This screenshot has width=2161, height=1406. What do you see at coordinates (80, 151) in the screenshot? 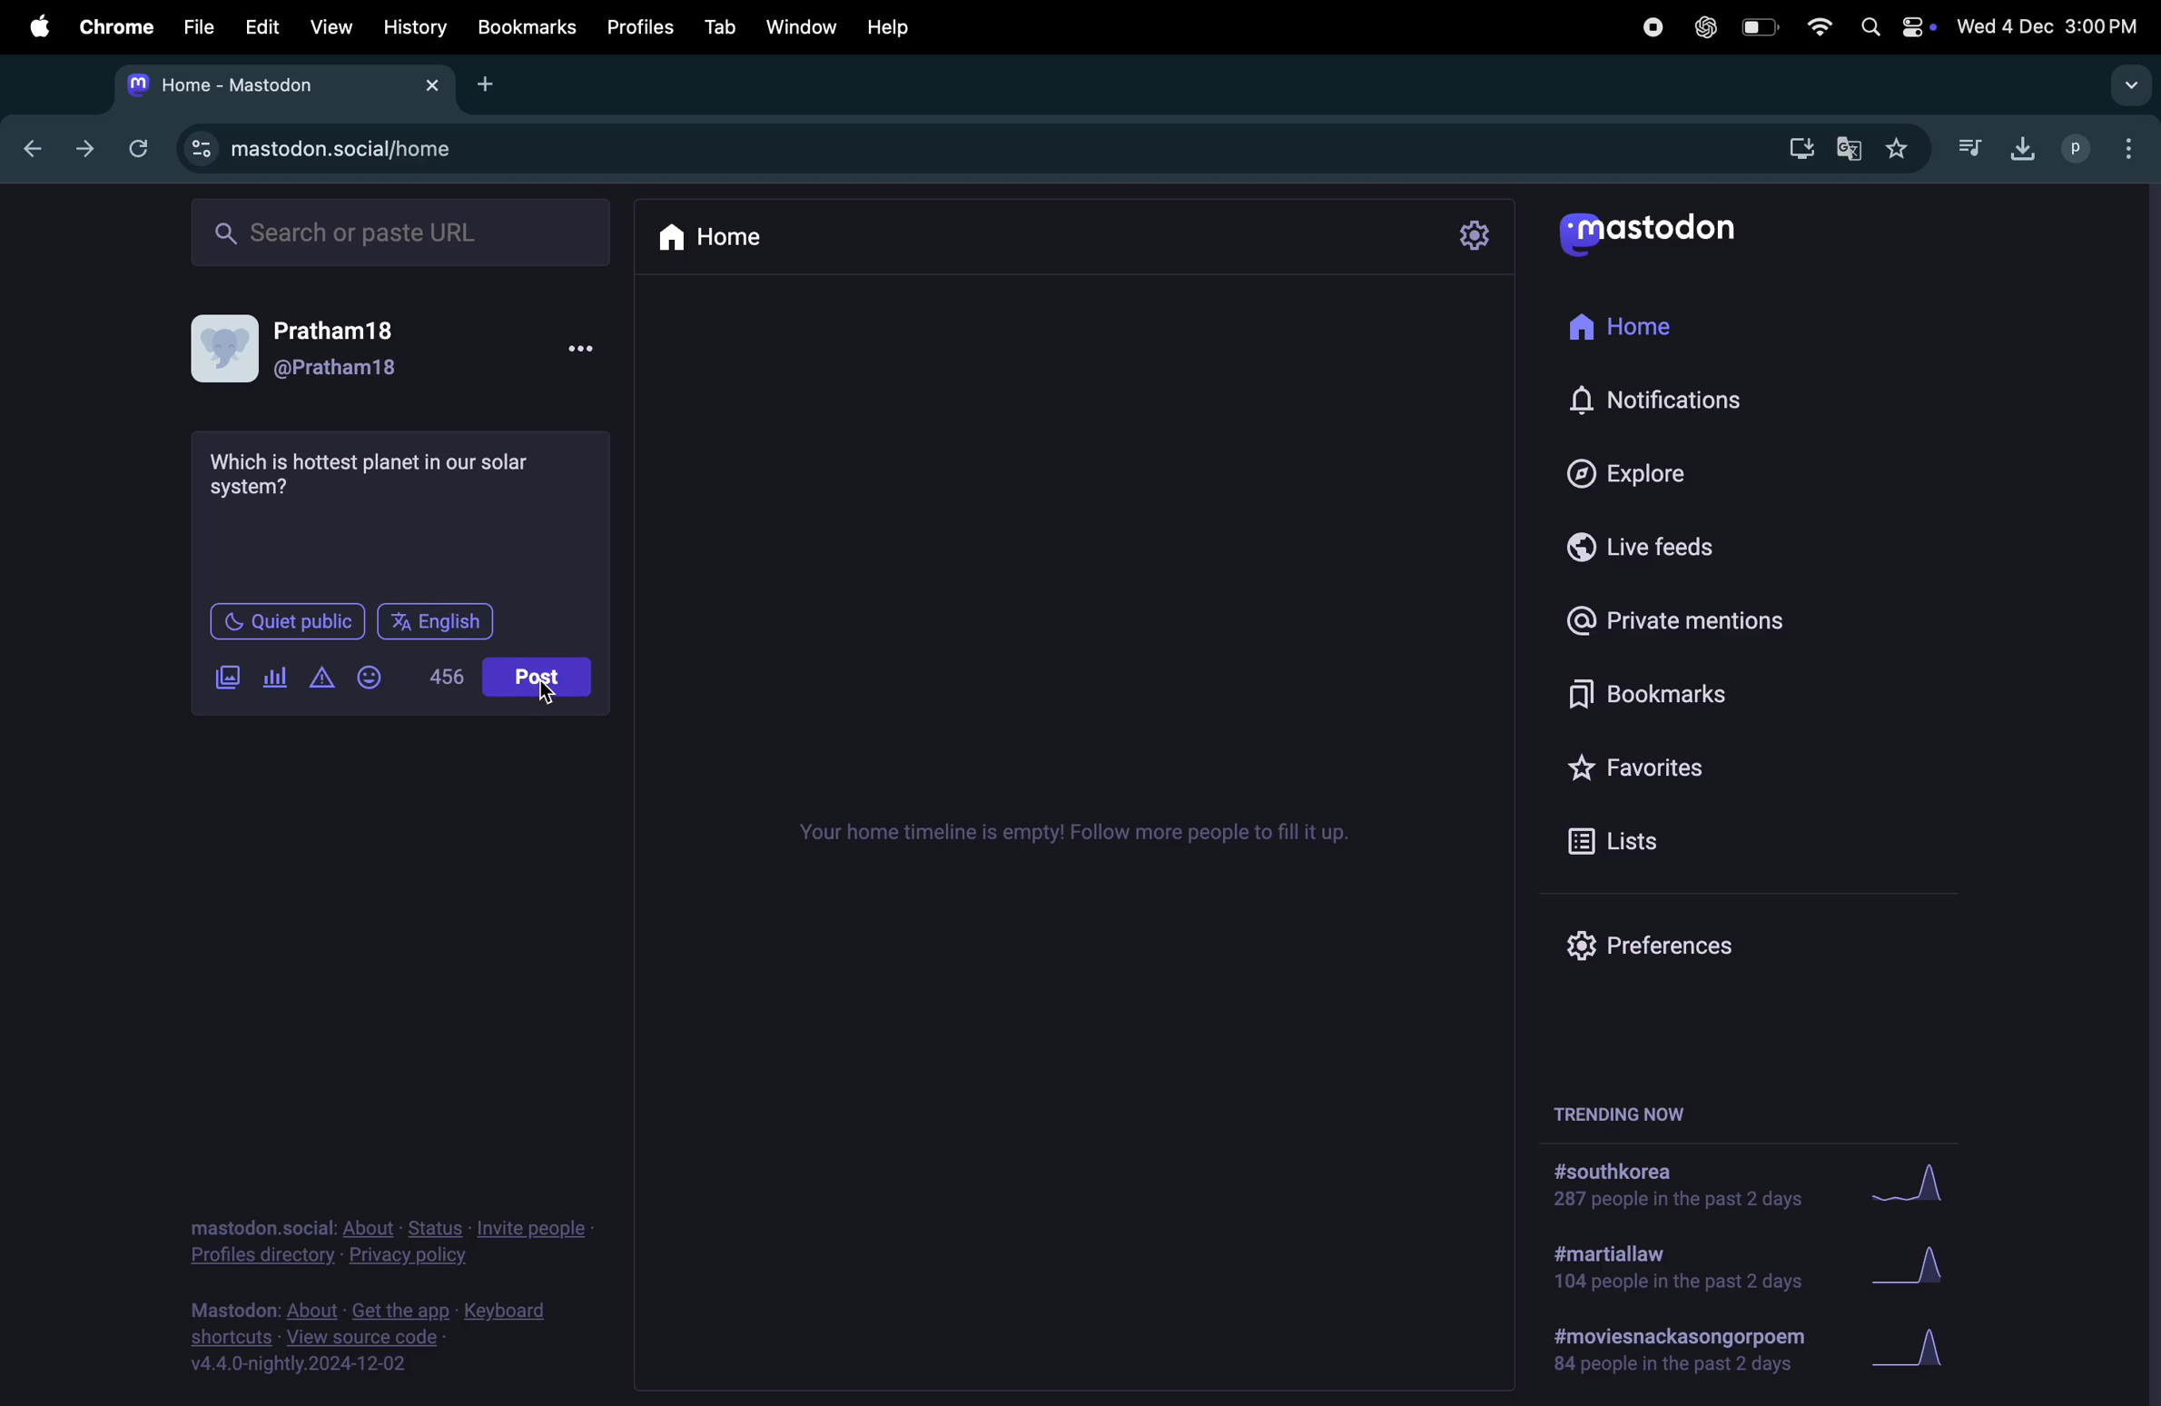
I see `frwardward` at bounding box center [80, 151].